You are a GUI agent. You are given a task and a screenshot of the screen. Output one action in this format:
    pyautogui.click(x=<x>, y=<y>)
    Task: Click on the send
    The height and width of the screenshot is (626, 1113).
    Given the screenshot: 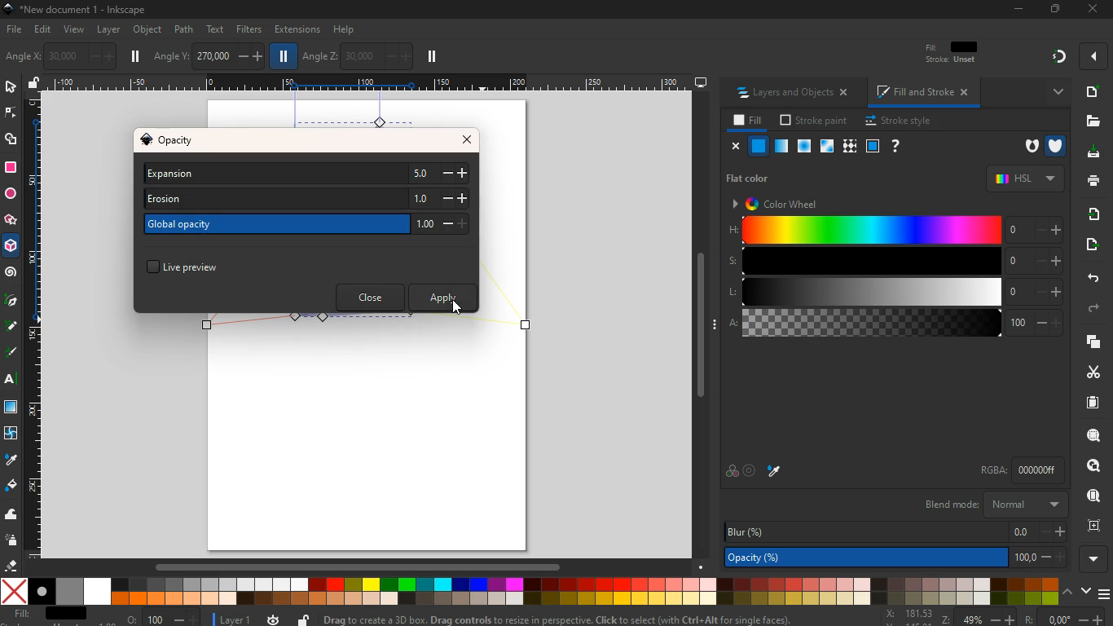 What is the action you would take?
    pyautogui.click(x=1088, y=245)
    